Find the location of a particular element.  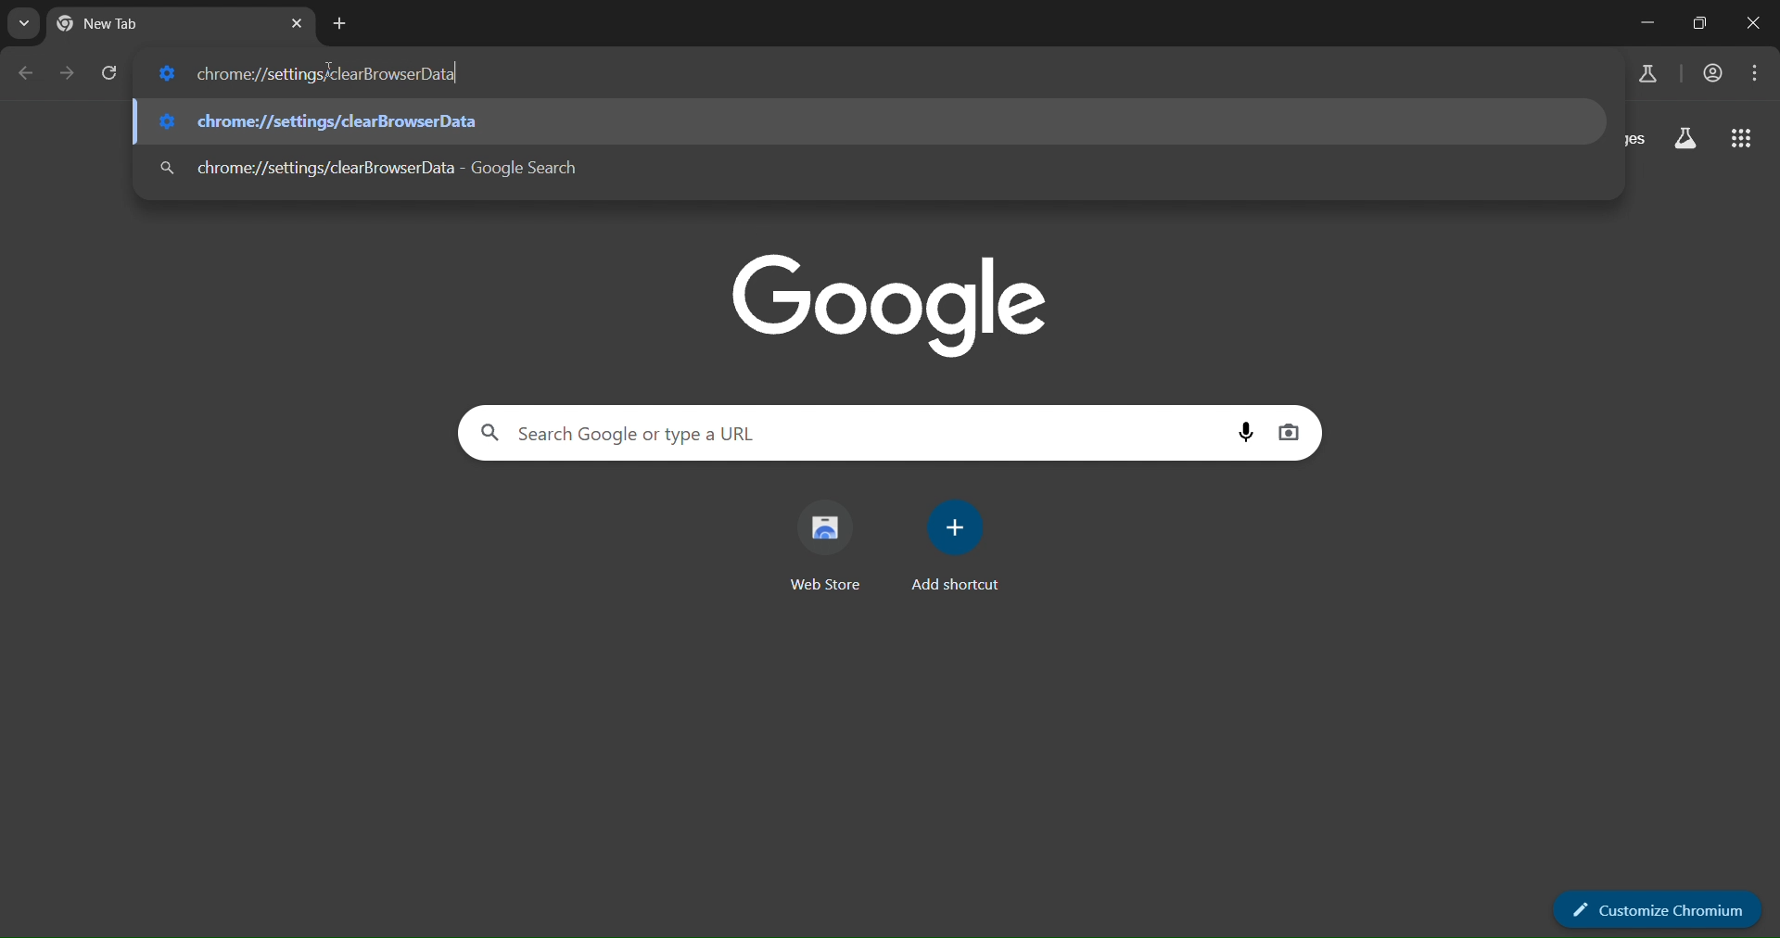

account is located at coordinates (1710, 73).